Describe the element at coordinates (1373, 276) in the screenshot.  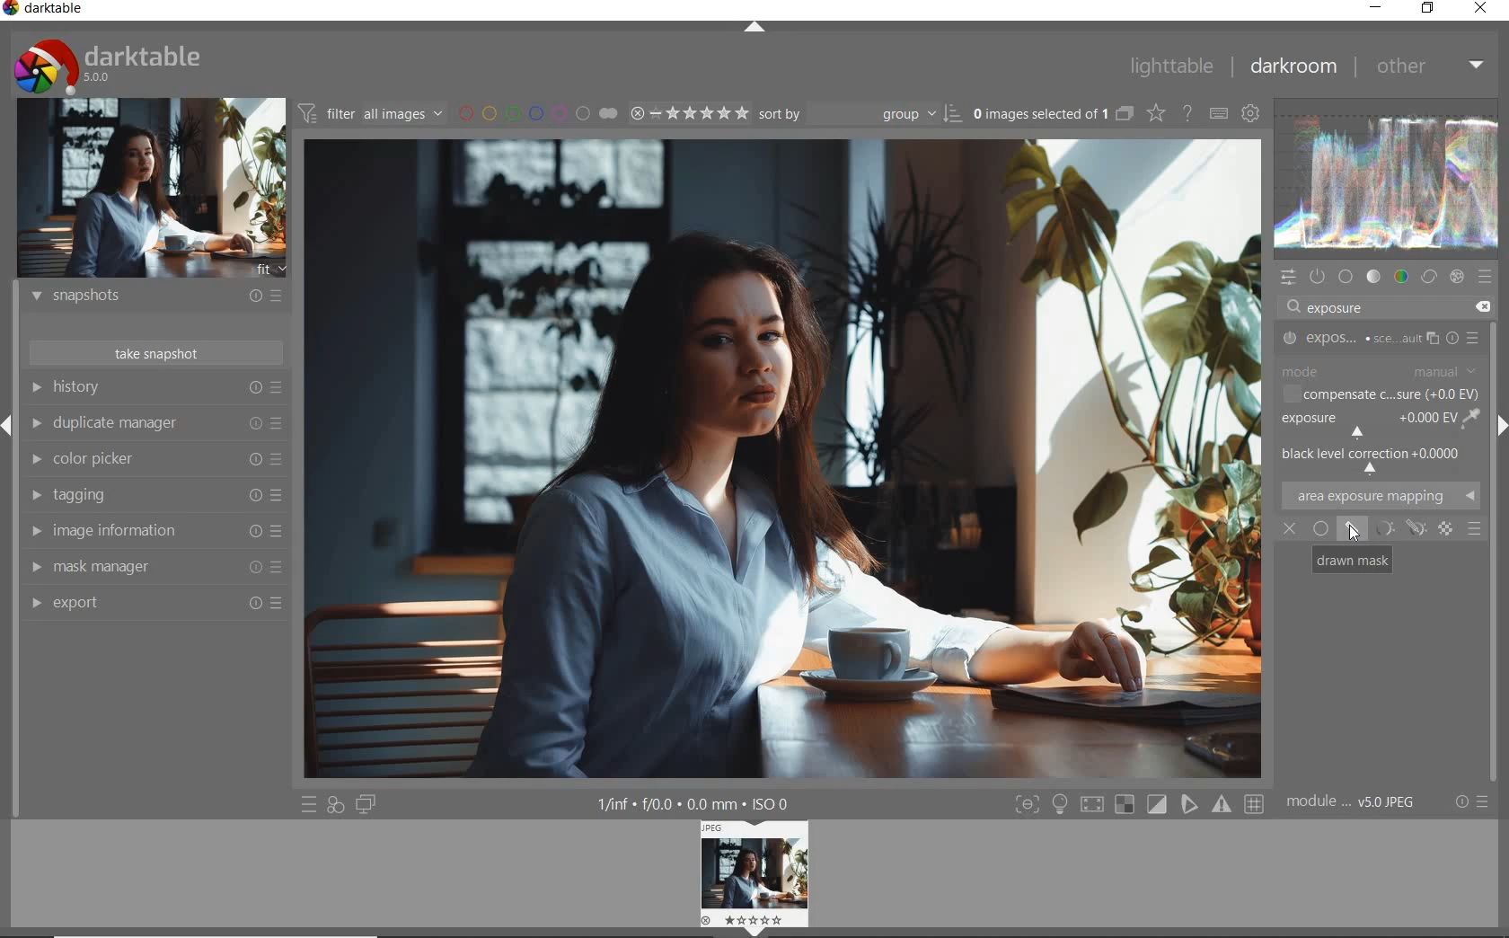
I see `tone` at that location.